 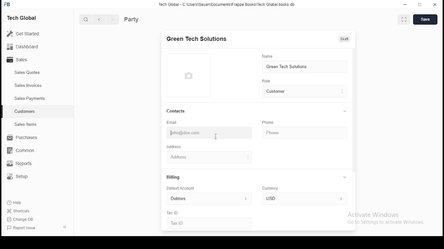 What do you see at coordinates (303, 91) in the screenshot?
I see `customer` at bounding box center [303, 91].